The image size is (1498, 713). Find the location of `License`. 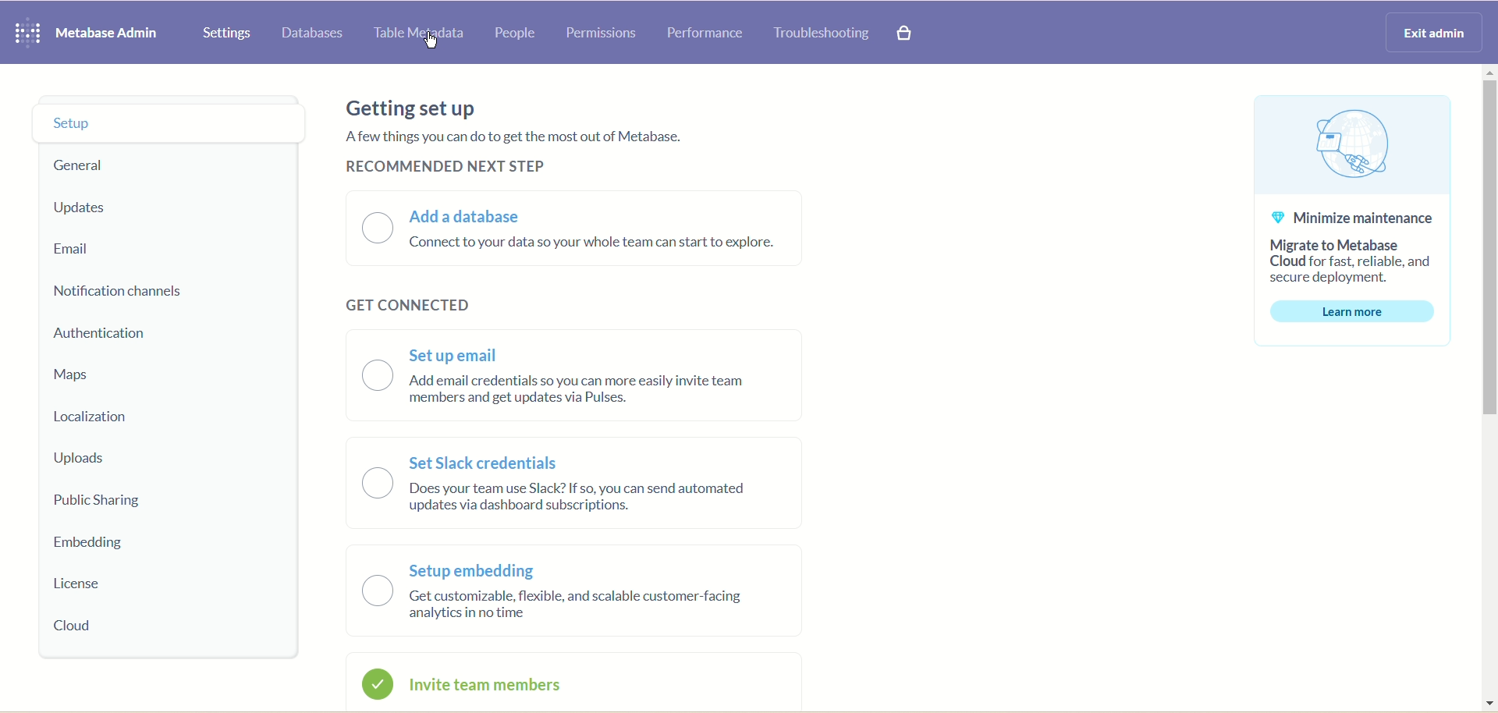

License is located at coordinates (99, 582).